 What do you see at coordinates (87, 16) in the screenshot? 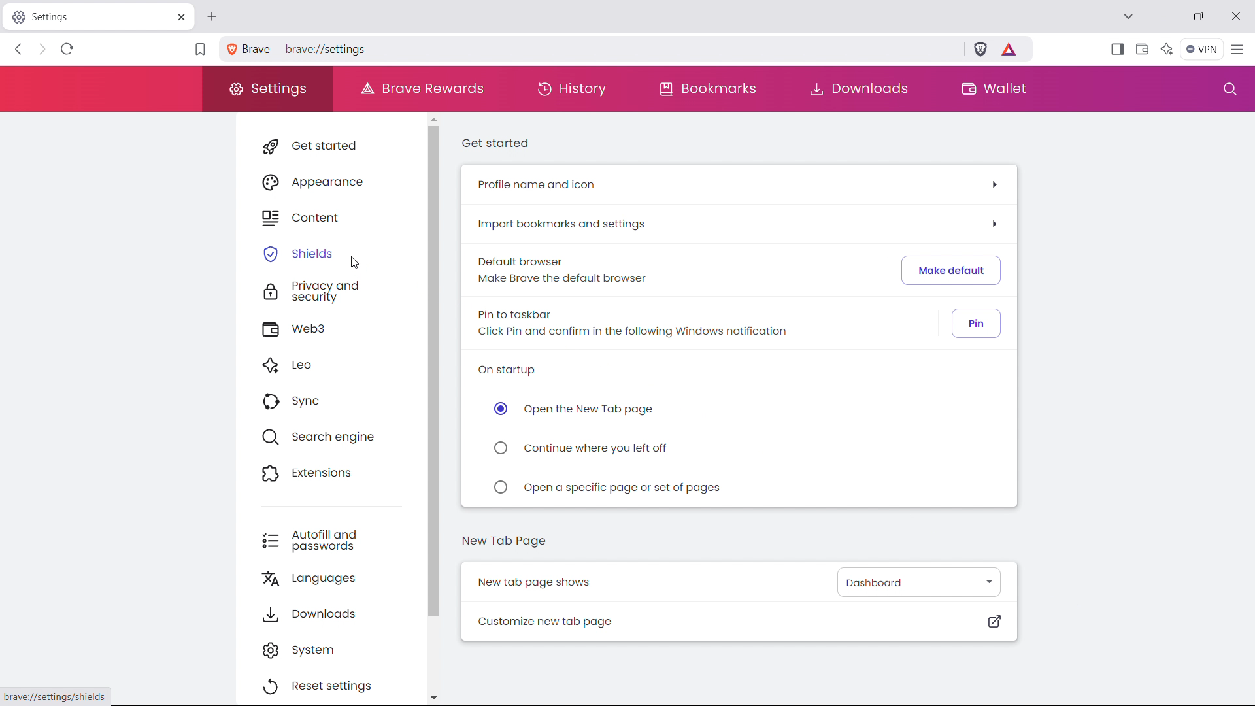
I see `tabtitle` at bounding box center [87, 16].